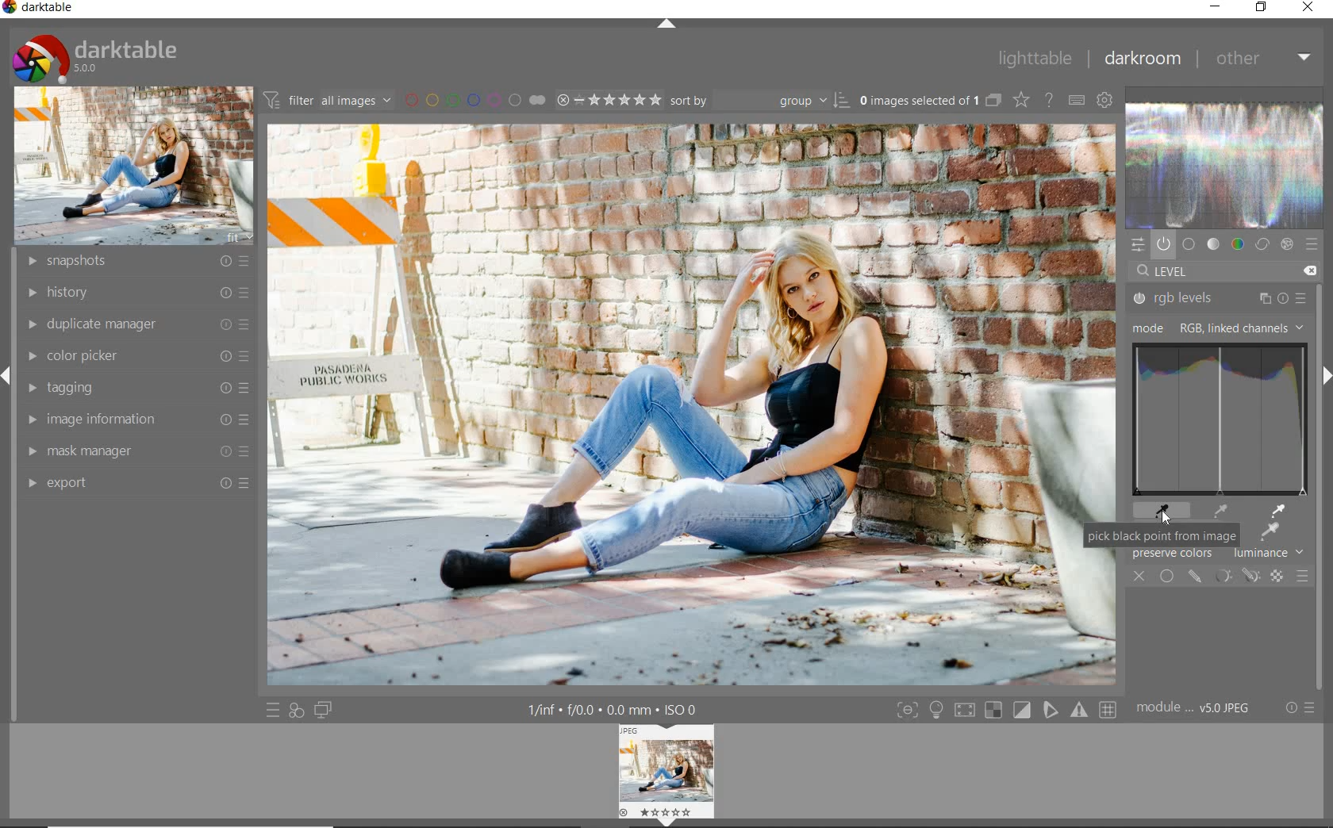 This screenshot has height=828, width=1333. I want to click on other, so click(1262, 59).